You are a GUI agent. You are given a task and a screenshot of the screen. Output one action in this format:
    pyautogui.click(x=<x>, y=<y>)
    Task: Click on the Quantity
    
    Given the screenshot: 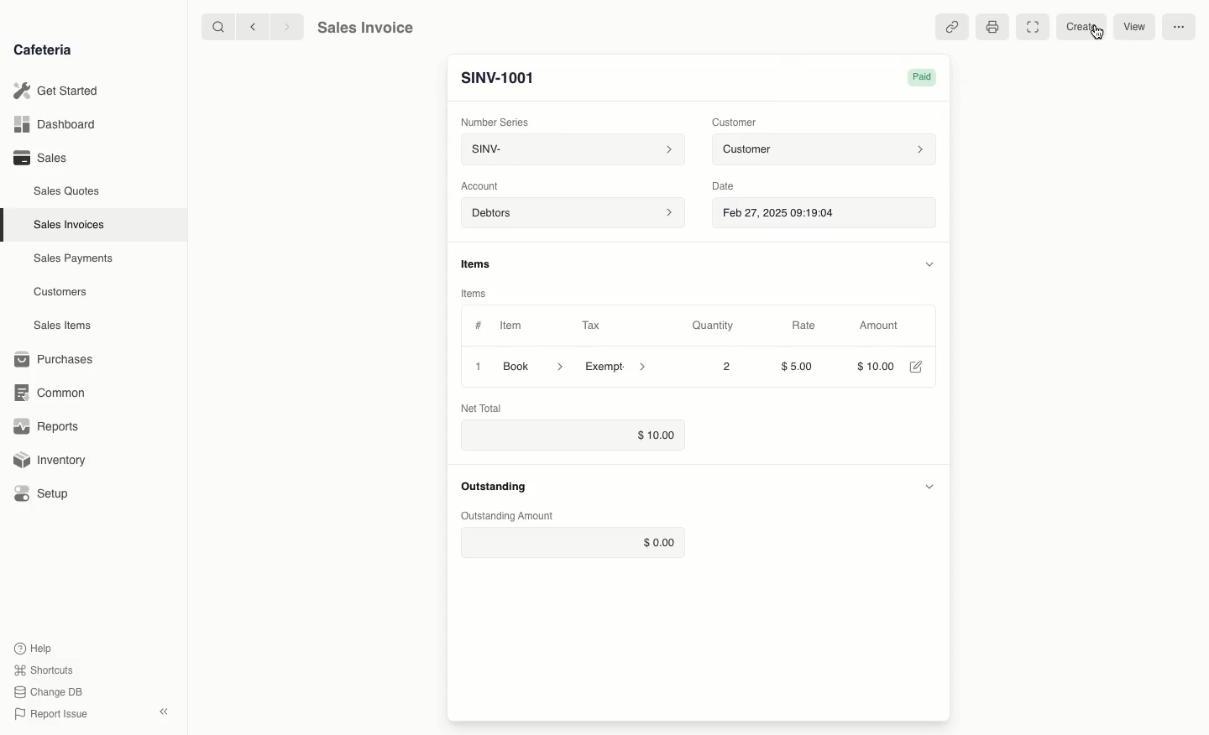 What is the action you would take?
    pyautogui.click(x=713, y=326)
    